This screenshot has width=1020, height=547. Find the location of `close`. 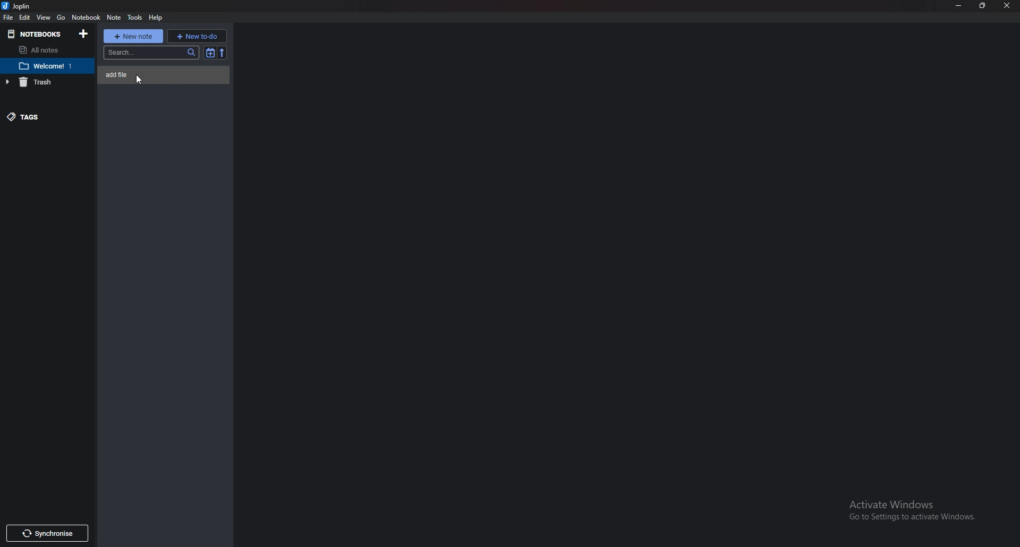

close is located at coordinates (1008, 5).